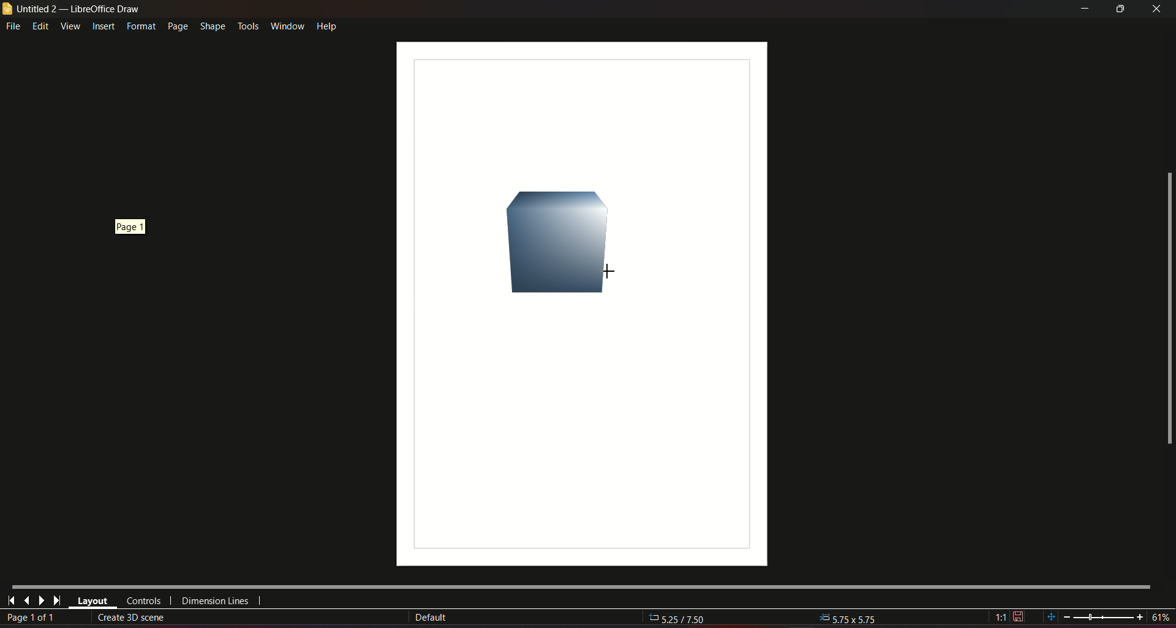 The image size is (1176, 628). Describe the element at coordinates (580, 585) in the screenshot. I see `Horizontal scroll bar` at that location.